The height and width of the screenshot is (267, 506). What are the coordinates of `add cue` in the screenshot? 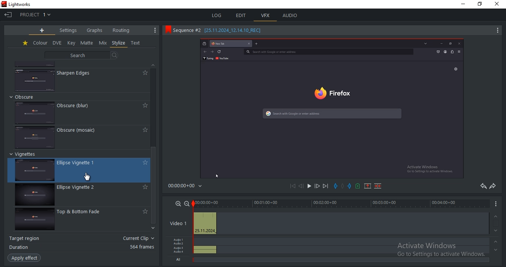 It's located at (357, 186).